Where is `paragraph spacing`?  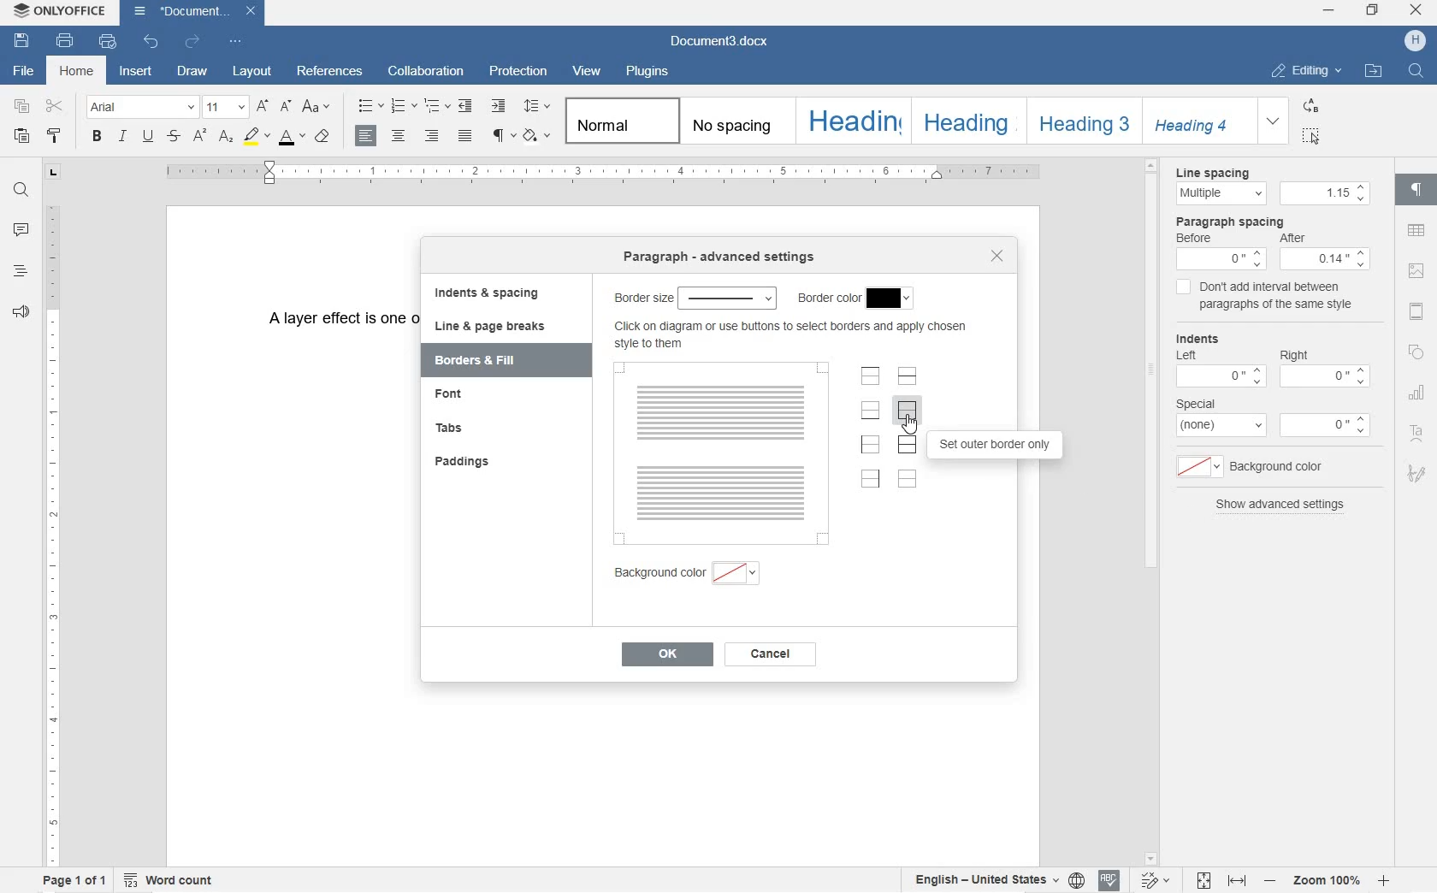 paragraph spacing is located at coordinates (1274, 221).